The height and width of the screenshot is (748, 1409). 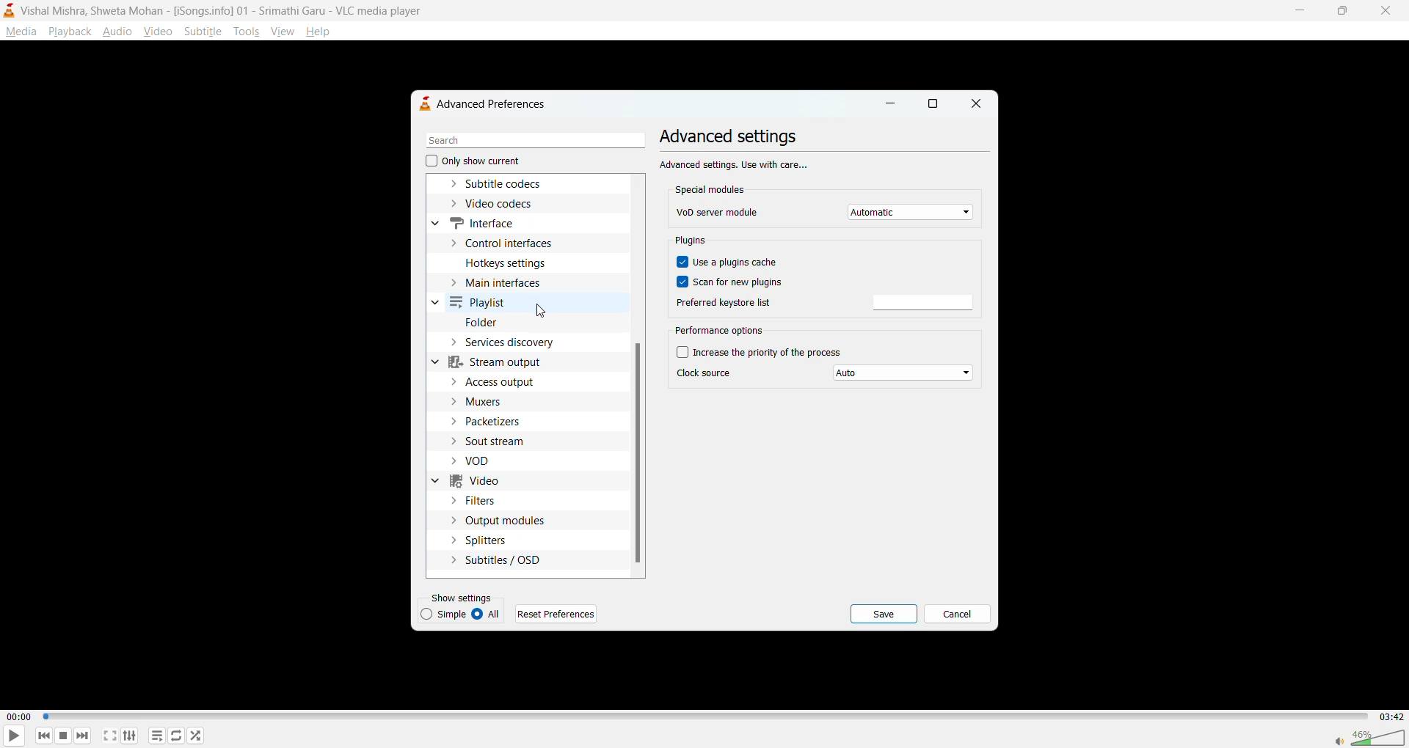 I want to click on splitters, so click(x=479, y=540).